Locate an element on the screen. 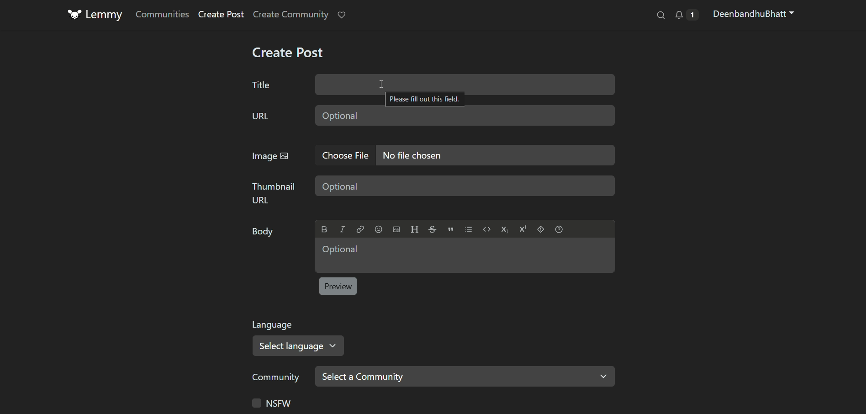 The width and height of the screenshot is (866, 414). community is located at coordinates (275, 377).